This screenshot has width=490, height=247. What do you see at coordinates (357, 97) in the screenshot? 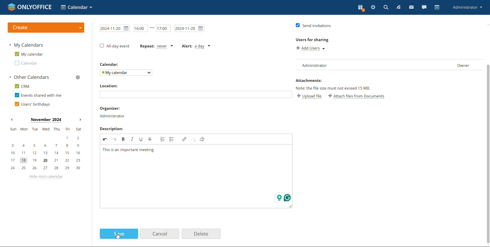
I see `attach file from documents` at bounding box center [357, 97].